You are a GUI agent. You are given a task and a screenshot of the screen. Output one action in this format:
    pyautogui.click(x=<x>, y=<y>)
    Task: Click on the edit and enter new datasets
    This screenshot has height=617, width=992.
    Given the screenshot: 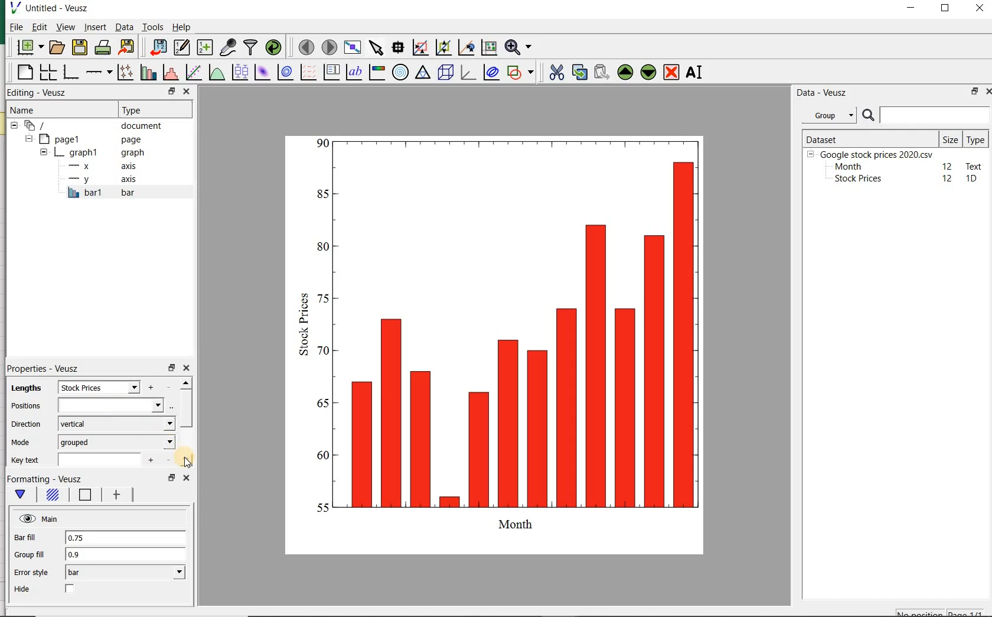 What is the action you would take?
    pyautogui.click(x=181, y=47)
    